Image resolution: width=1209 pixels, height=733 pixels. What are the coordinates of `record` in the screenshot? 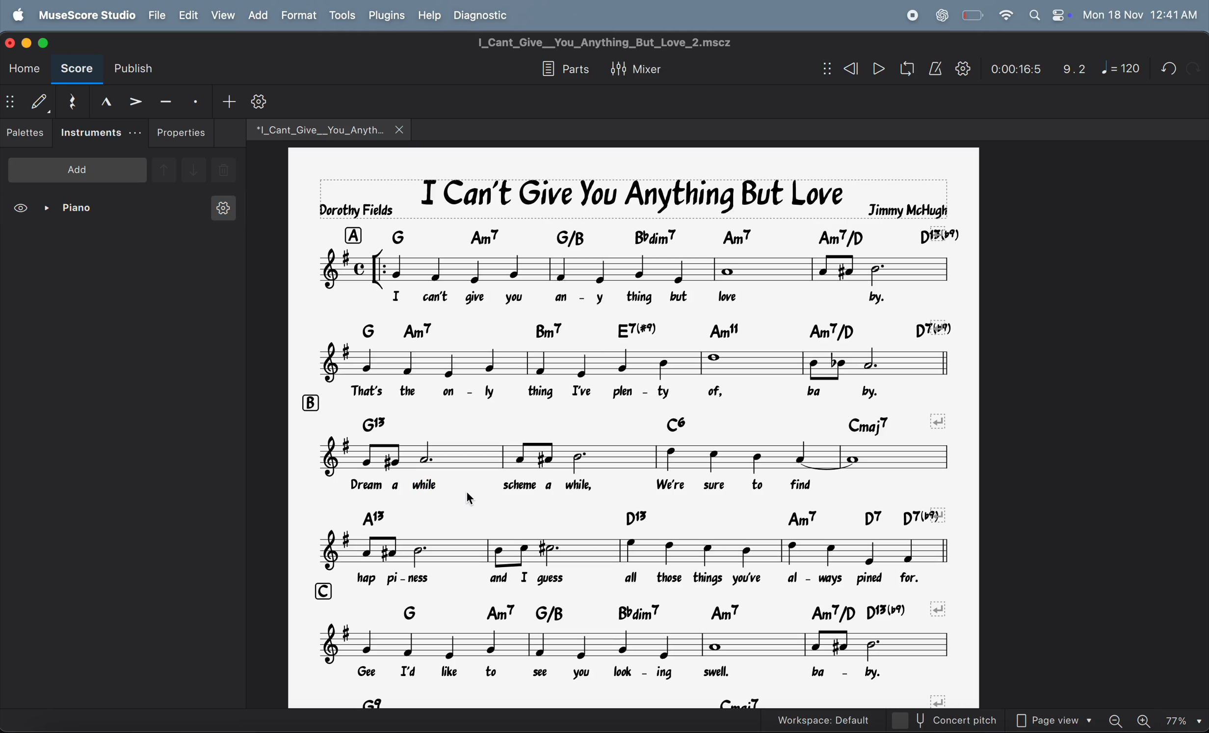 It's located at (910, 14).